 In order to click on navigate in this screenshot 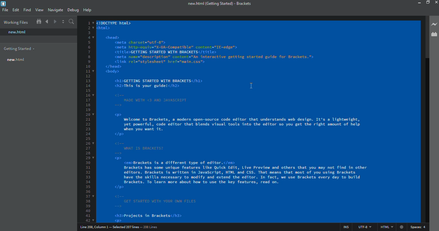, I will do `click(57, 10)`.